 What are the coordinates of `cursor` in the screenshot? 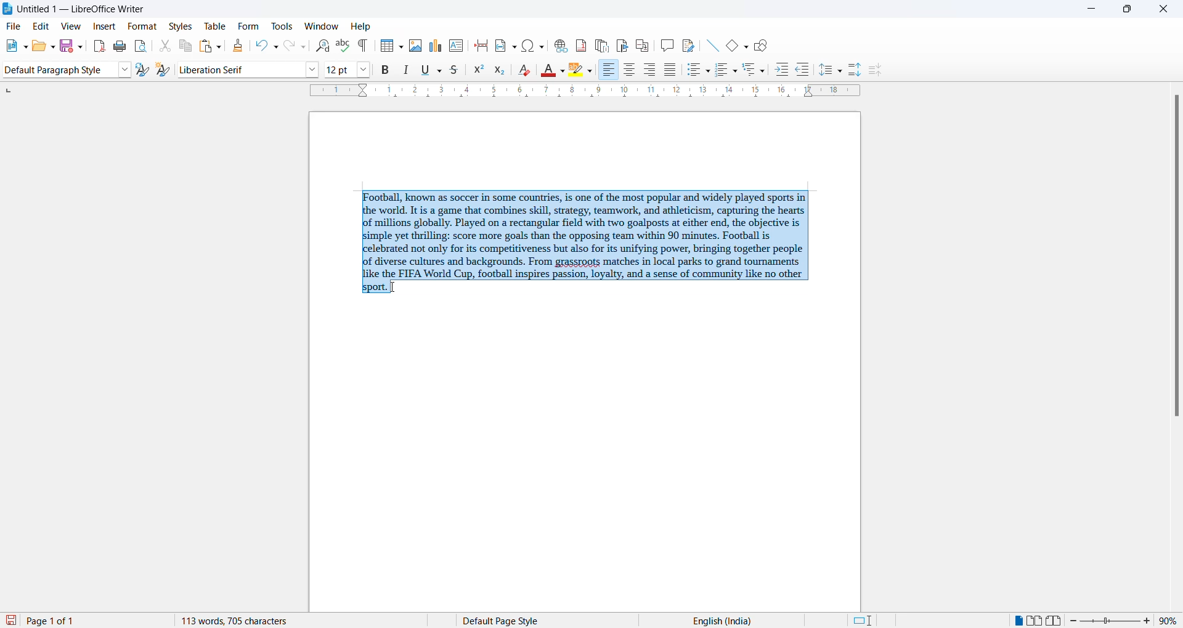 It's located at (394, 288).